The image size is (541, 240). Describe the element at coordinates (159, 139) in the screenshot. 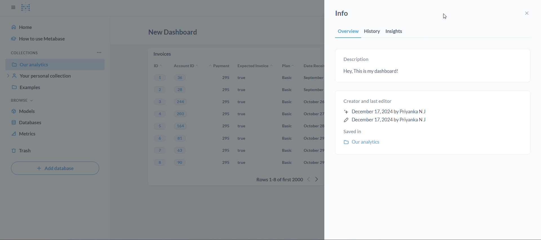

I see `6` at that location.